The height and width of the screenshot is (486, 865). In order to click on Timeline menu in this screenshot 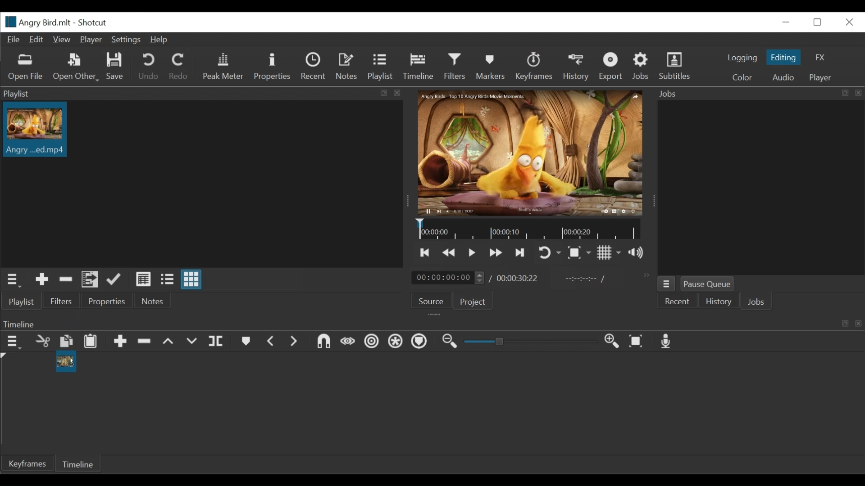, I will do `click(13, 342)`.